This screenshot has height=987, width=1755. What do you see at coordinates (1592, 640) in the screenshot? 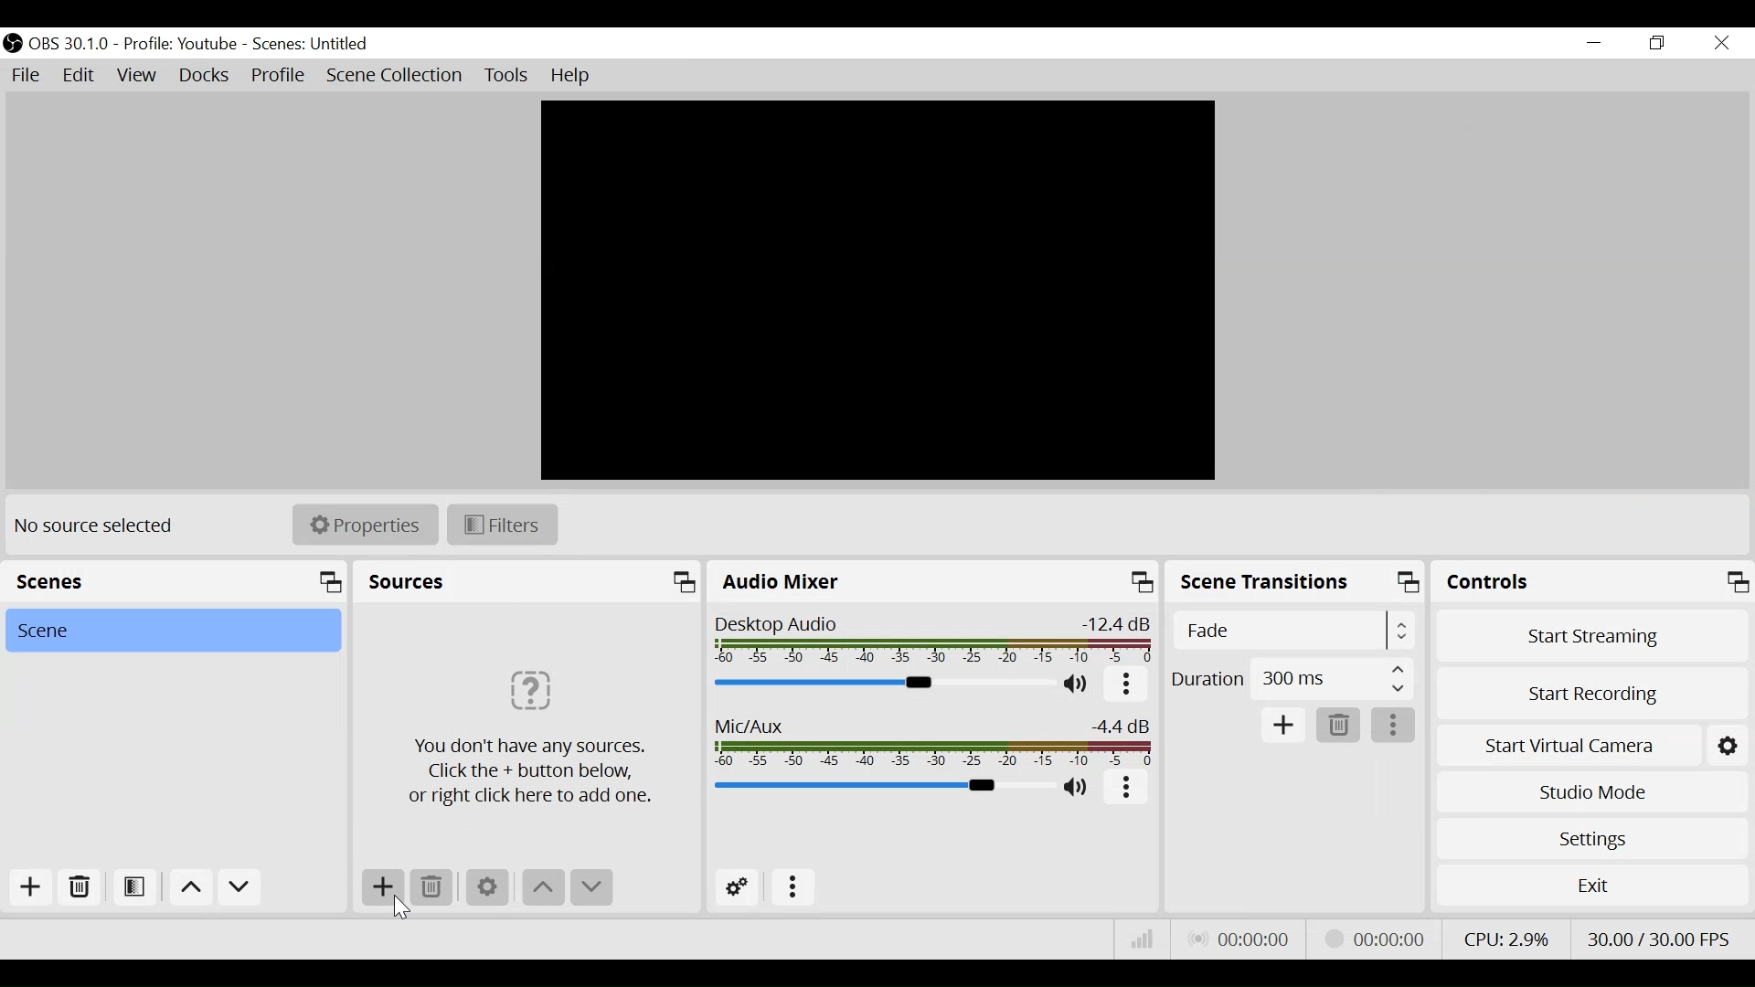
I see `Start Streaming` at bounding box center [1592, 640].